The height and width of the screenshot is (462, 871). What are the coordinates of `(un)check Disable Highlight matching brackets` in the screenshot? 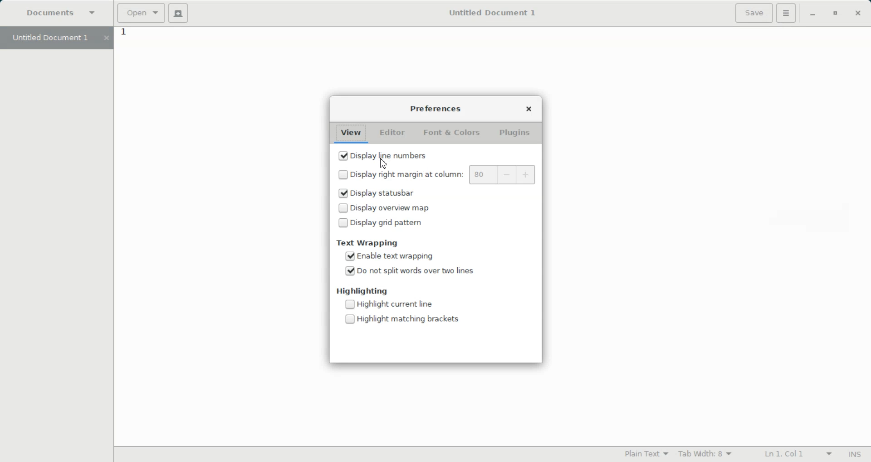 It's located at (404, 318).